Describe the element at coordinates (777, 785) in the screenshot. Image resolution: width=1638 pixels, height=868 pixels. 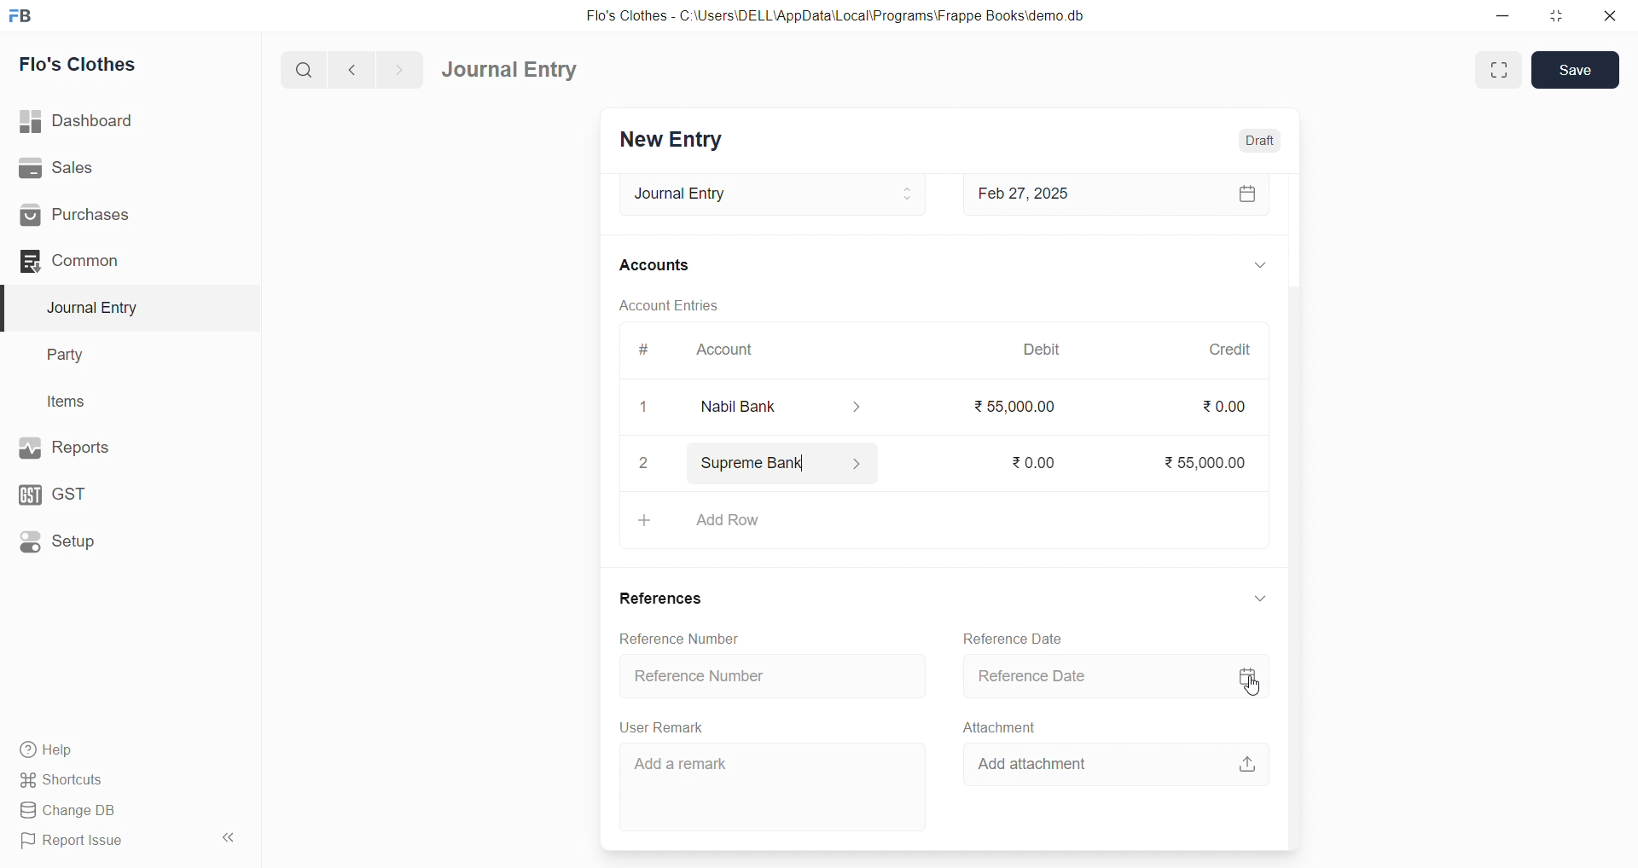
I see `Add a remark` at that location.